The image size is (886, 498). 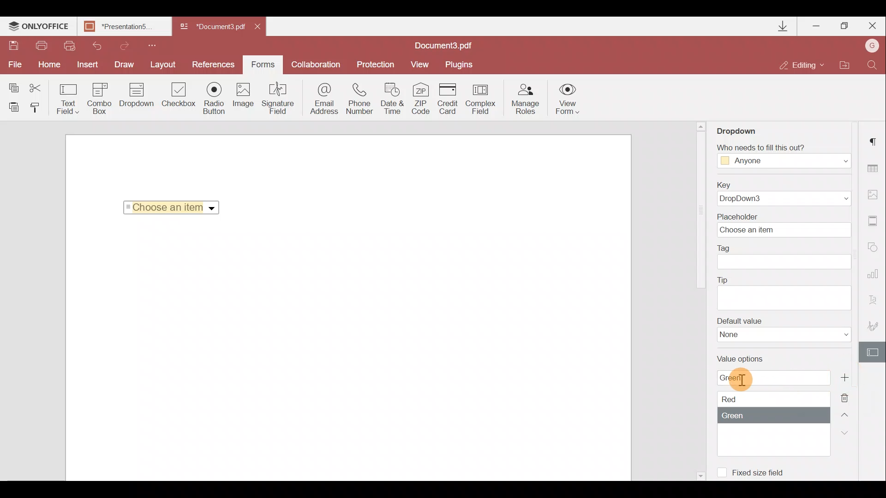 What do you see at coordinates (168, 207) in the screenshot?
I see `Selected Item` at bounding box center [168, 207].